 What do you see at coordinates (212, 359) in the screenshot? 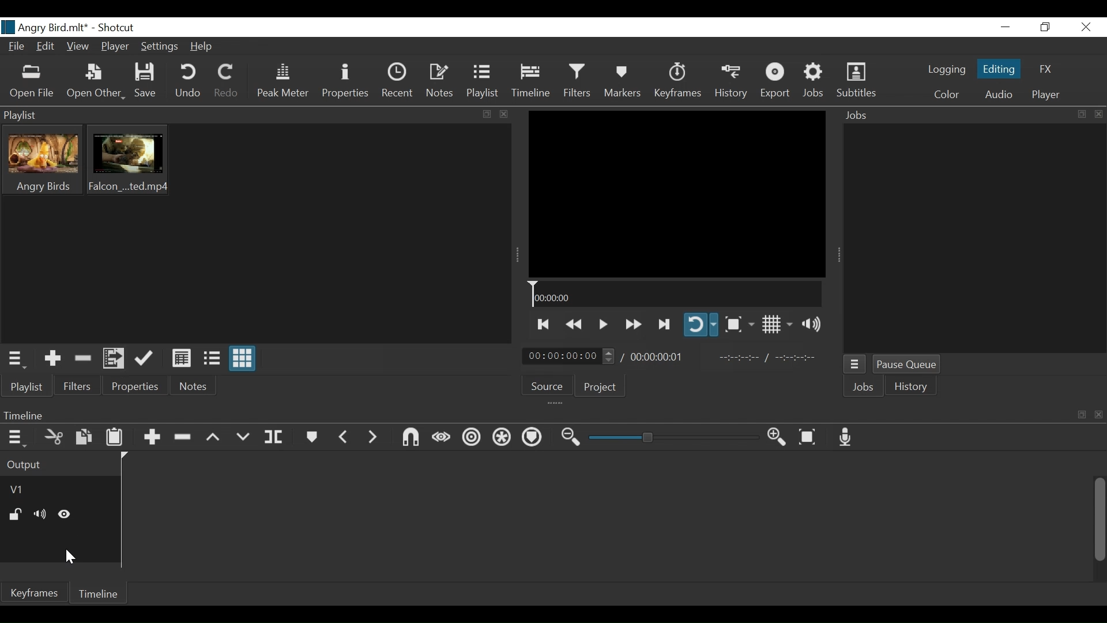
I see `View as files` at bounding box center [212, 359].